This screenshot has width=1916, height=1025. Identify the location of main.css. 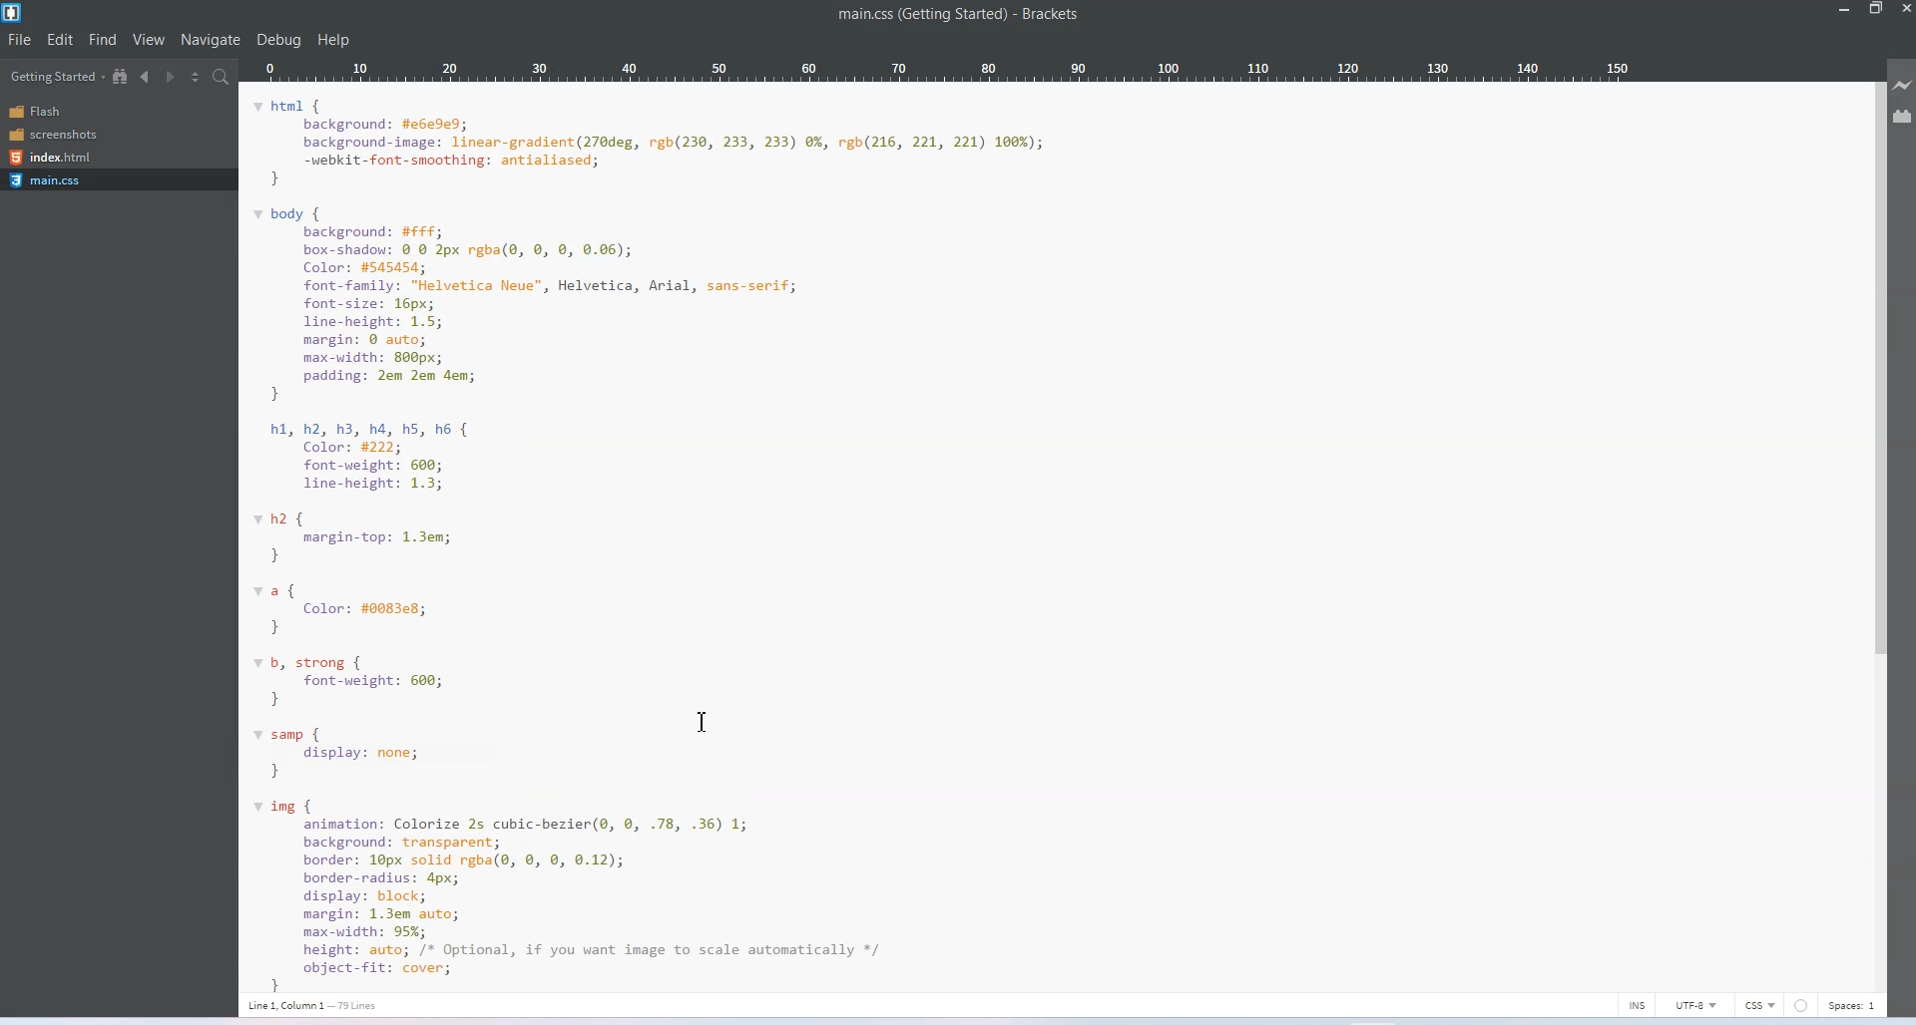
(54, 180).